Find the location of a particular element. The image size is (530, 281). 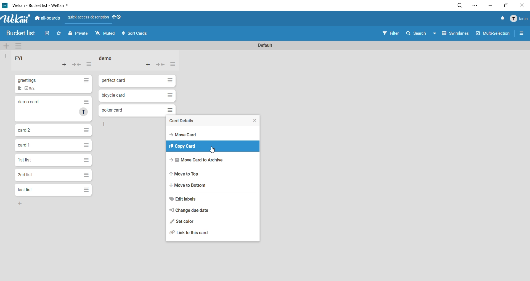

private is located at coordinates (78, 34).